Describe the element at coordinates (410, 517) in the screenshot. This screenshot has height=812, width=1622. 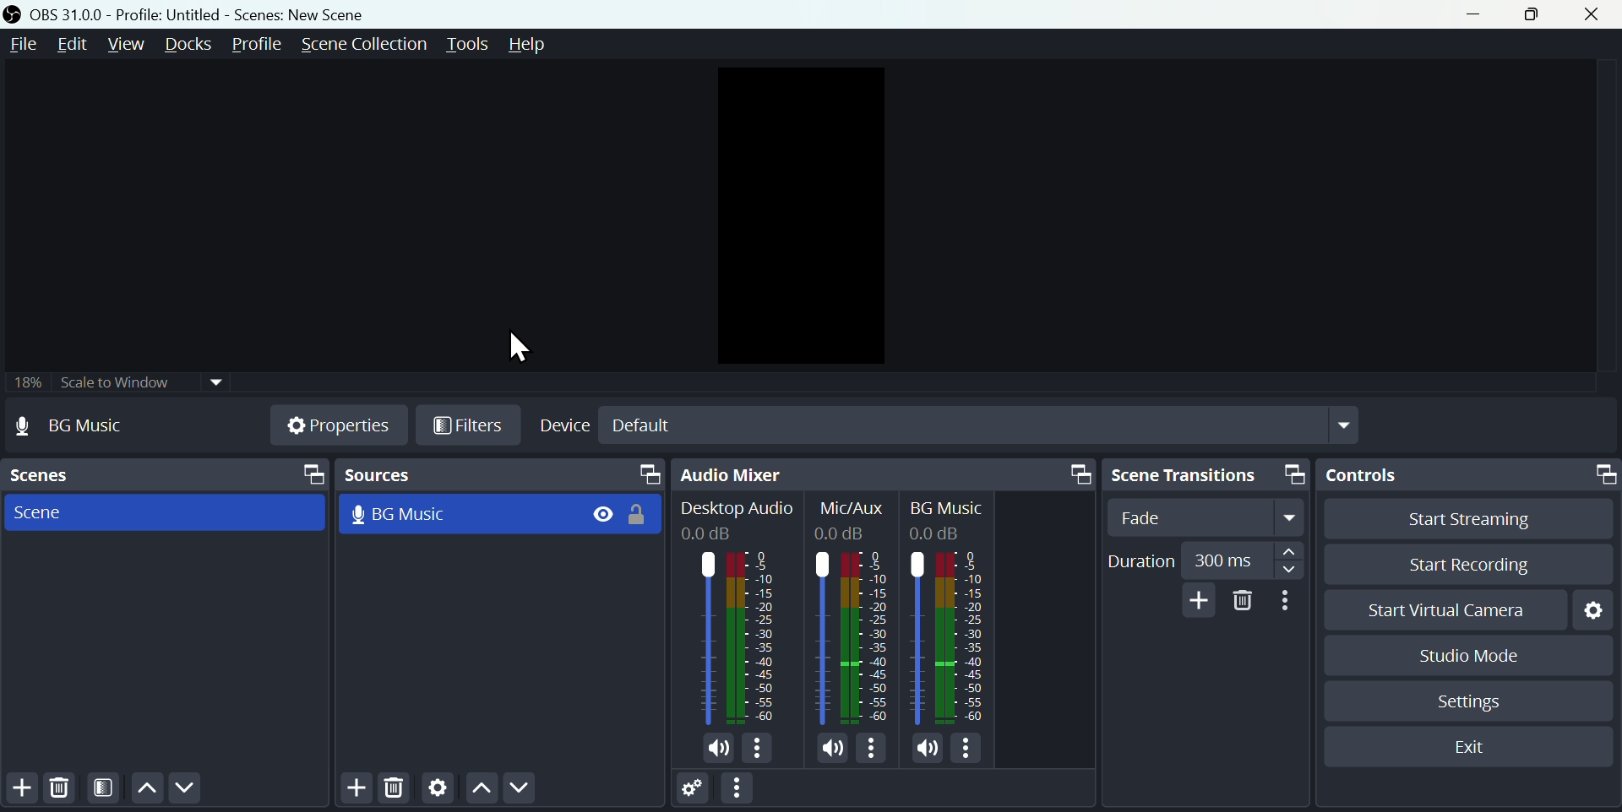
I see `BG music` at that location.